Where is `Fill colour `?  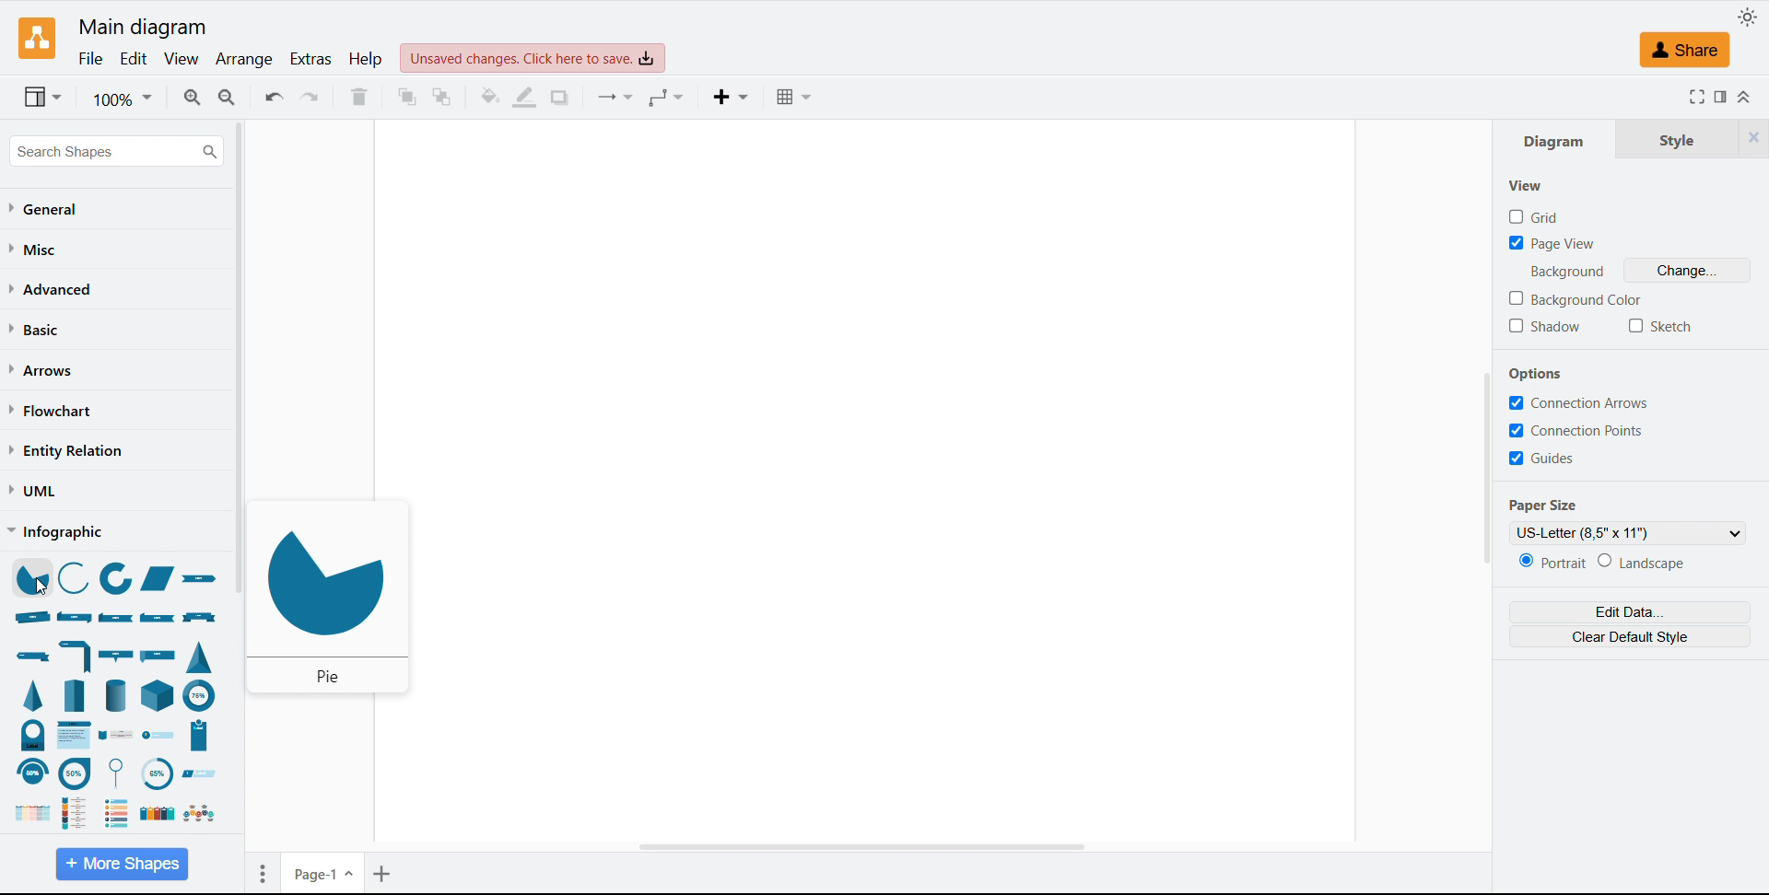 Fill colour  is located at coordinates (489, 96).